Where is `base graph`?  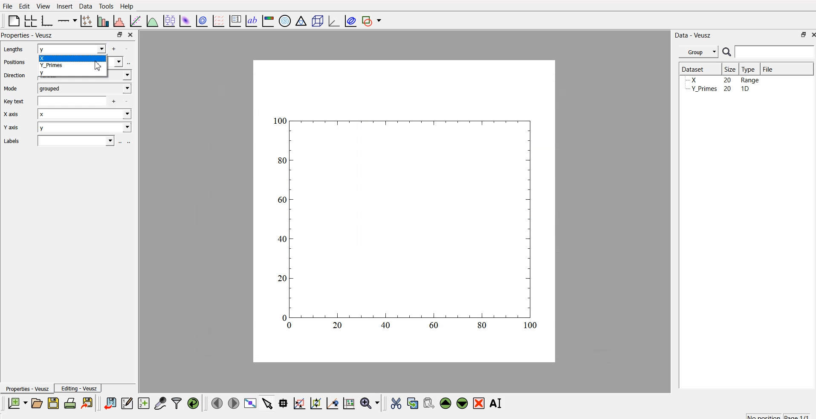 base graph is located at coordinates (46, 20).